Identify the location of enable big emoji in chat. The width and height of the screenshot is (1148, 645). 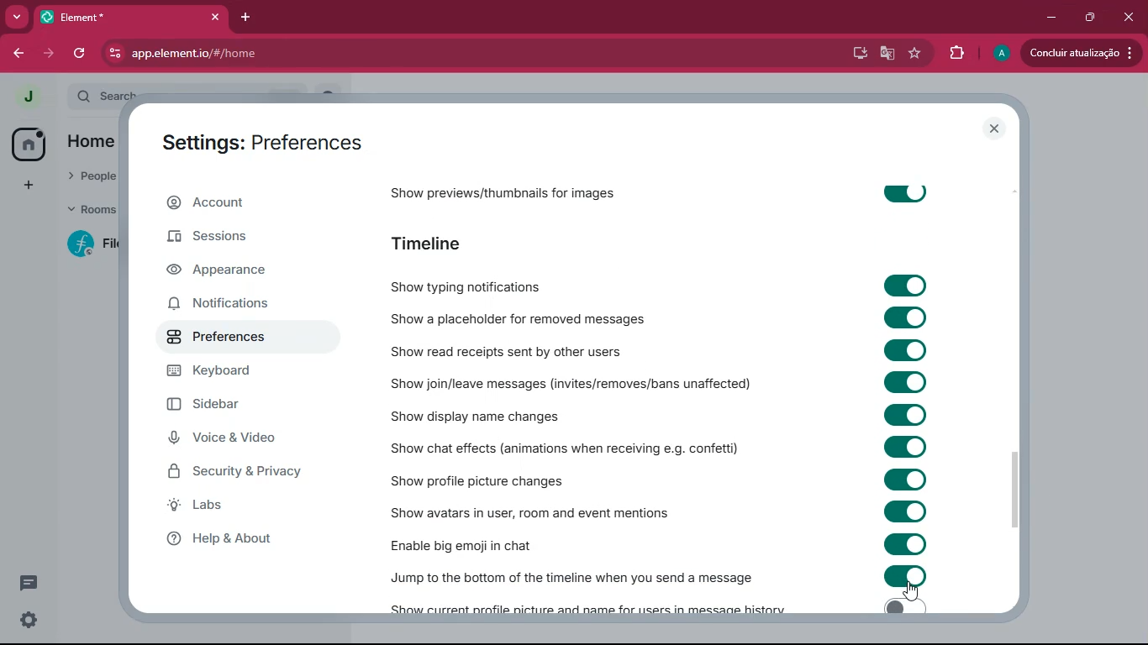
(475, 542).